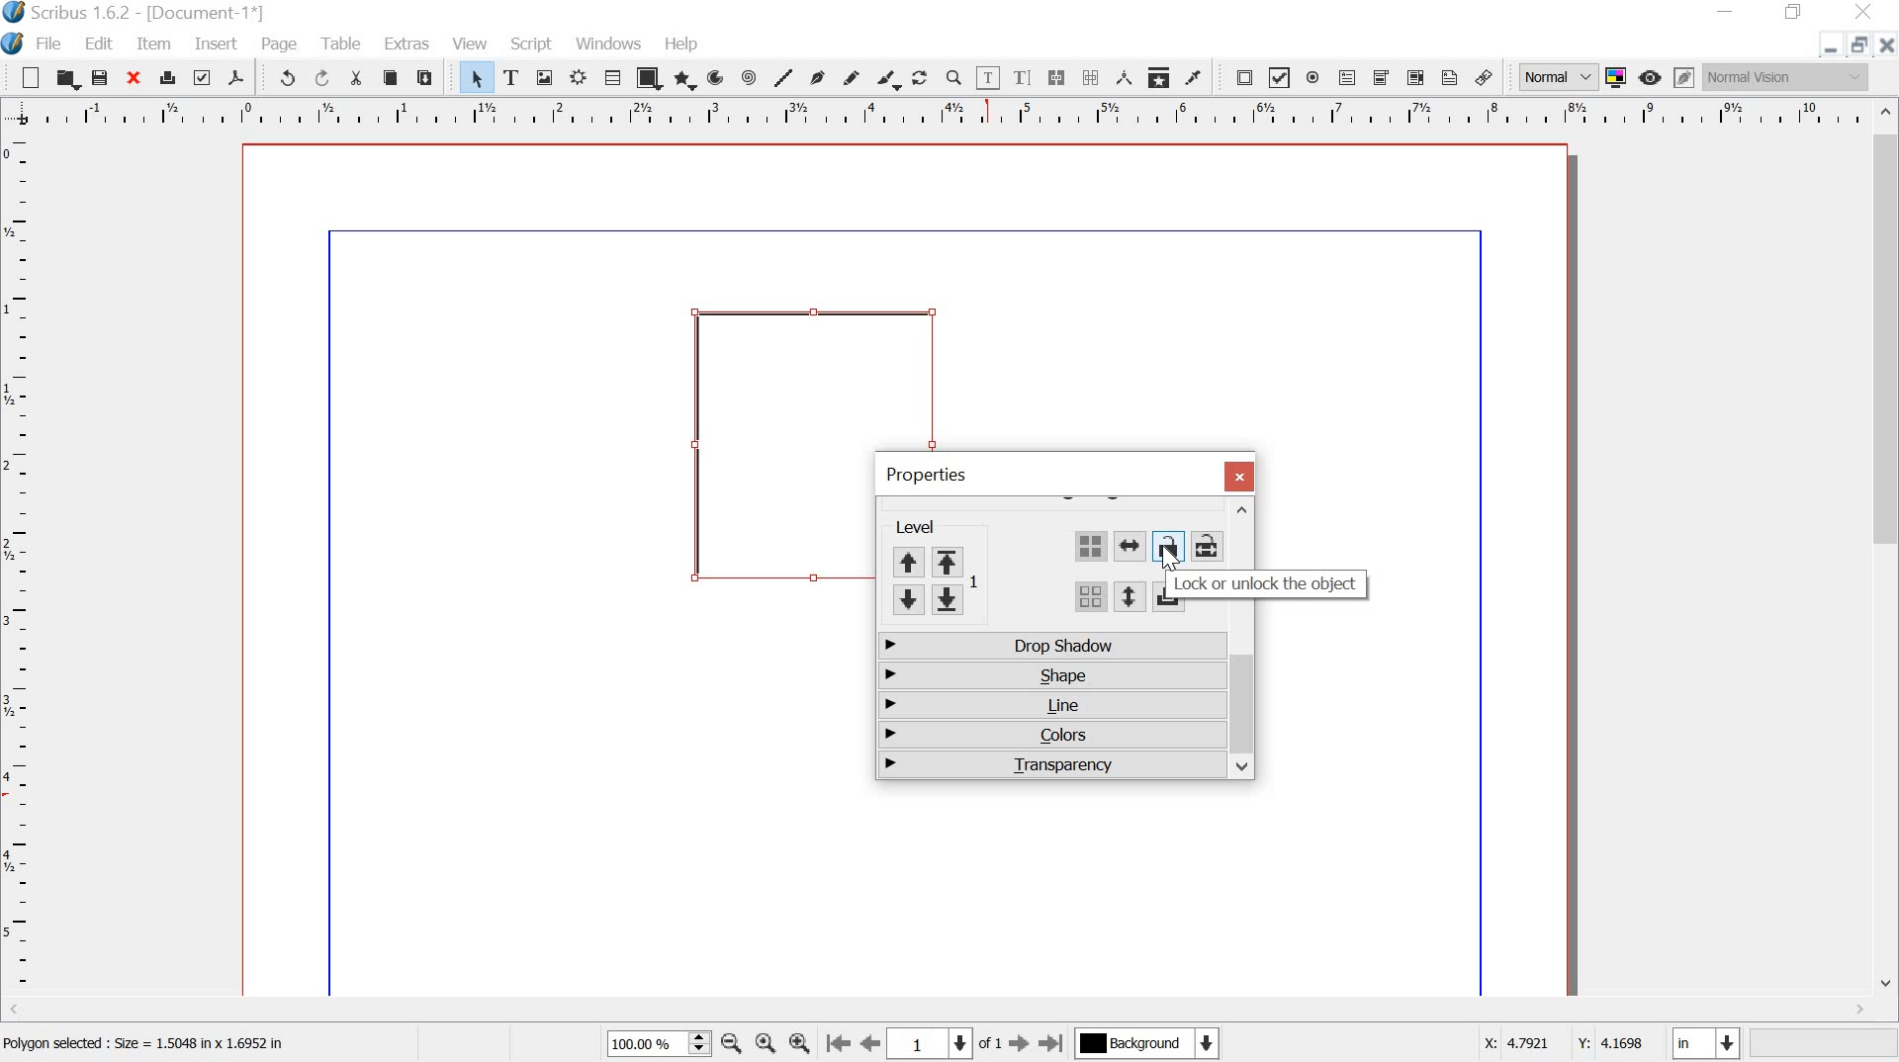 This screenshot has height=1062, width=1899. What do you see at coordinates (1090, 599) in the screenshot?
I see `ungroup` at bounding box center [1090, 599].